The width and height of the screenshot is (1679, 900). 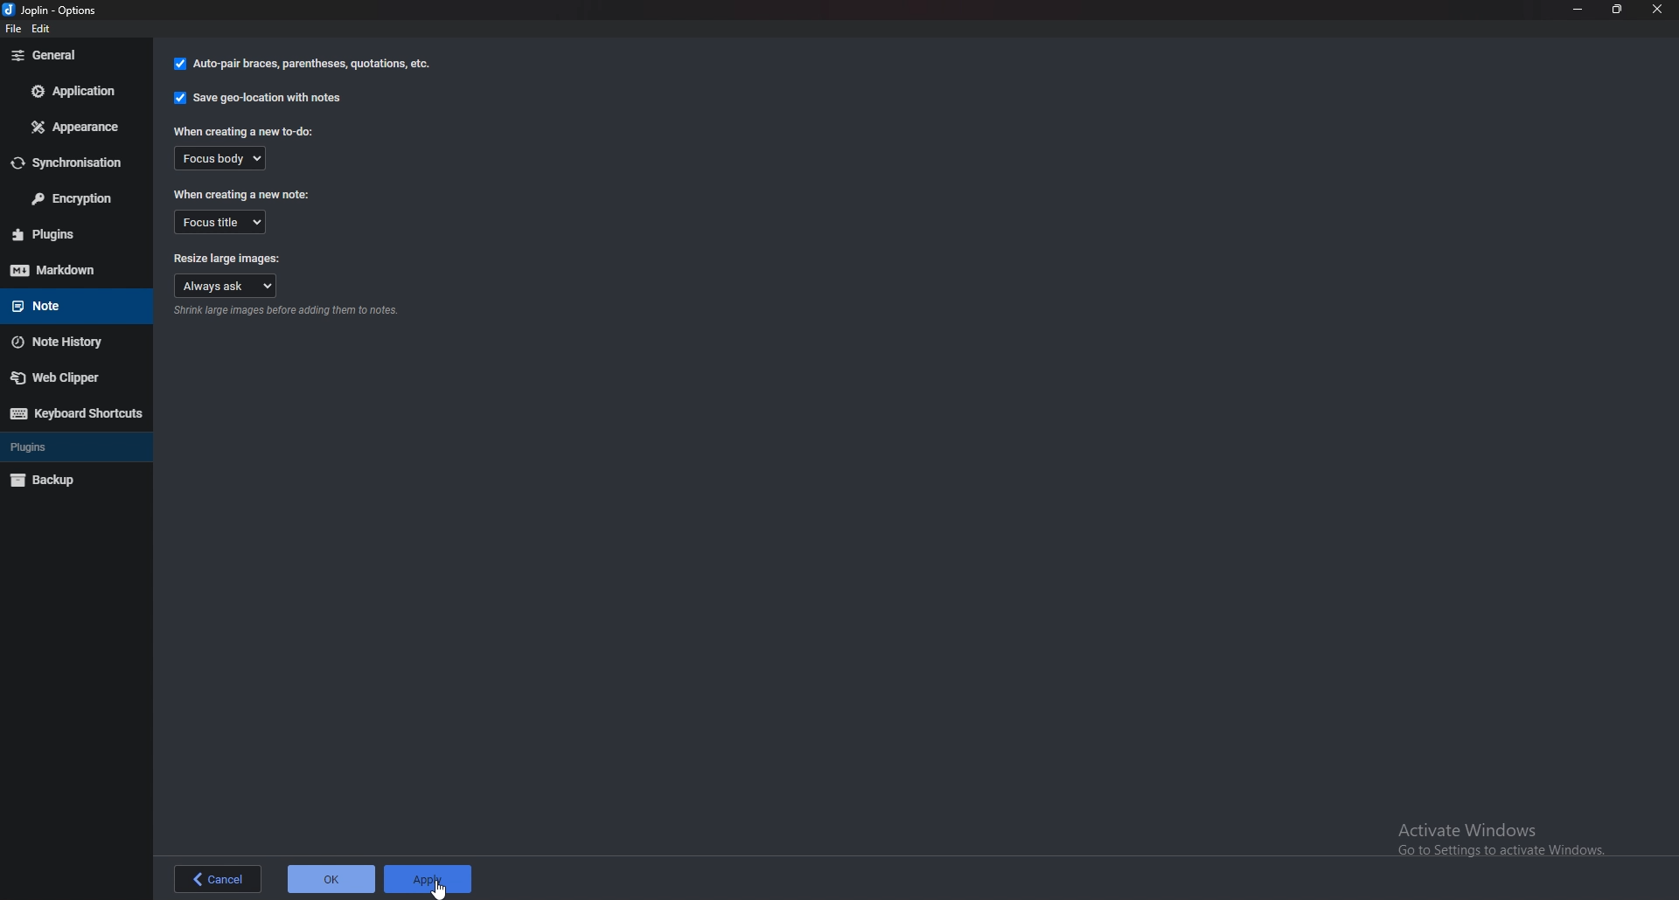 I want to click on General, so click(x=70, y=55).